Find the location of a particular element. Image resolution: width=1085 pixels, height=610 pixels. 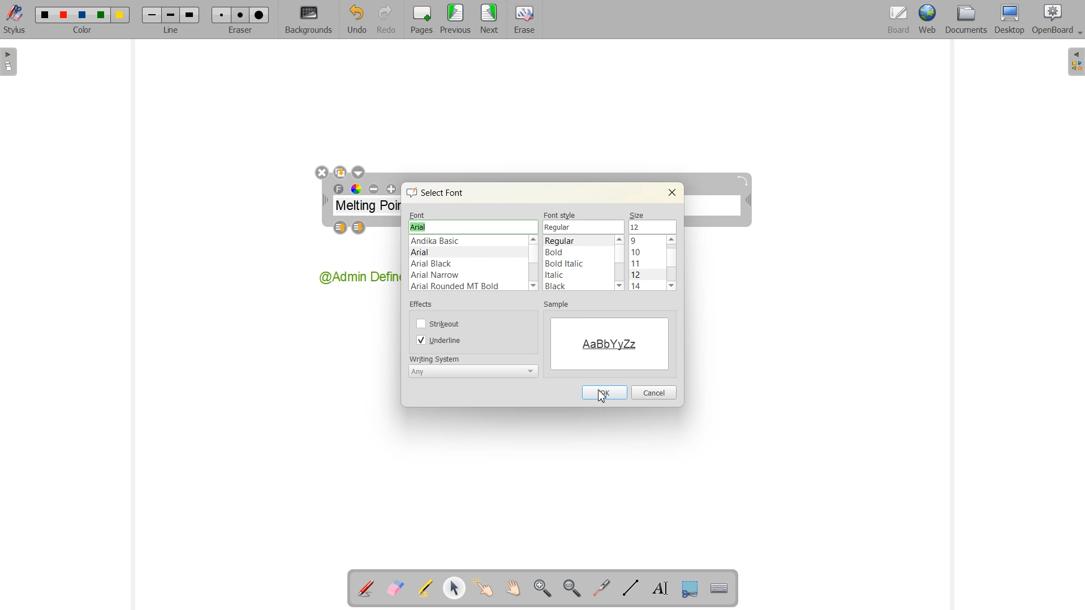

 is located at coordinates (455, 20).